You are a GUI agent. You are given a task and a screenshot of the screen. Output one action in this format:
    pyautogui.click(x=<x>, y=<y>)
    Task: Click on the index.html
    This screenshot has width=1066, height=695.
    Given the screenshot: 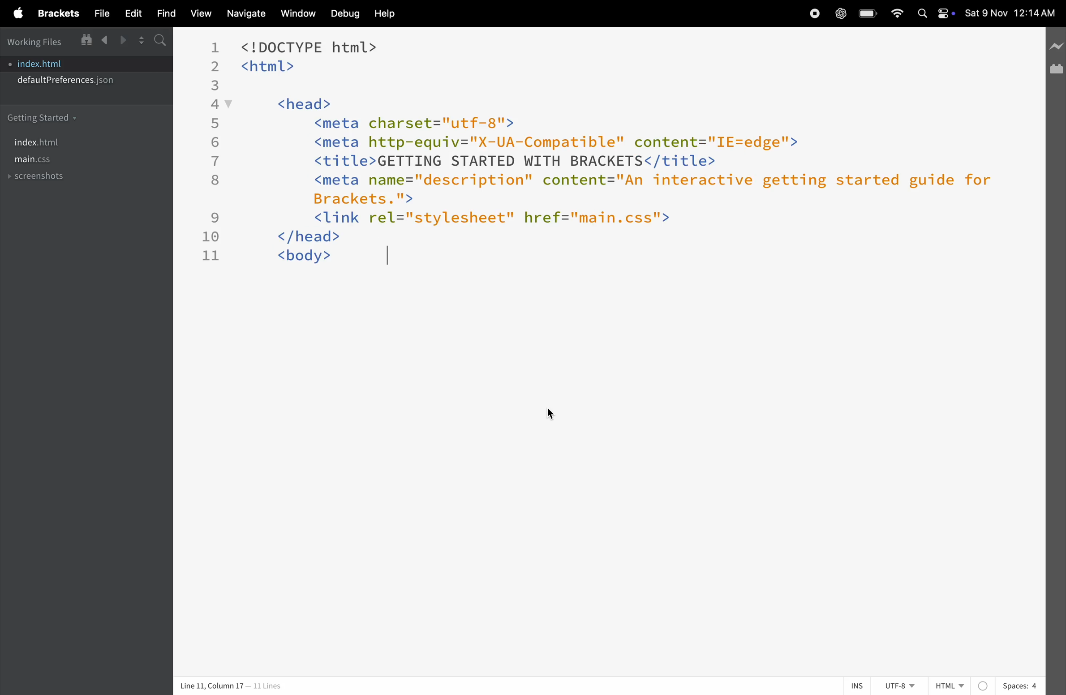 What is the action you would take?
    pyautogui.click(x=69, y=142)
    